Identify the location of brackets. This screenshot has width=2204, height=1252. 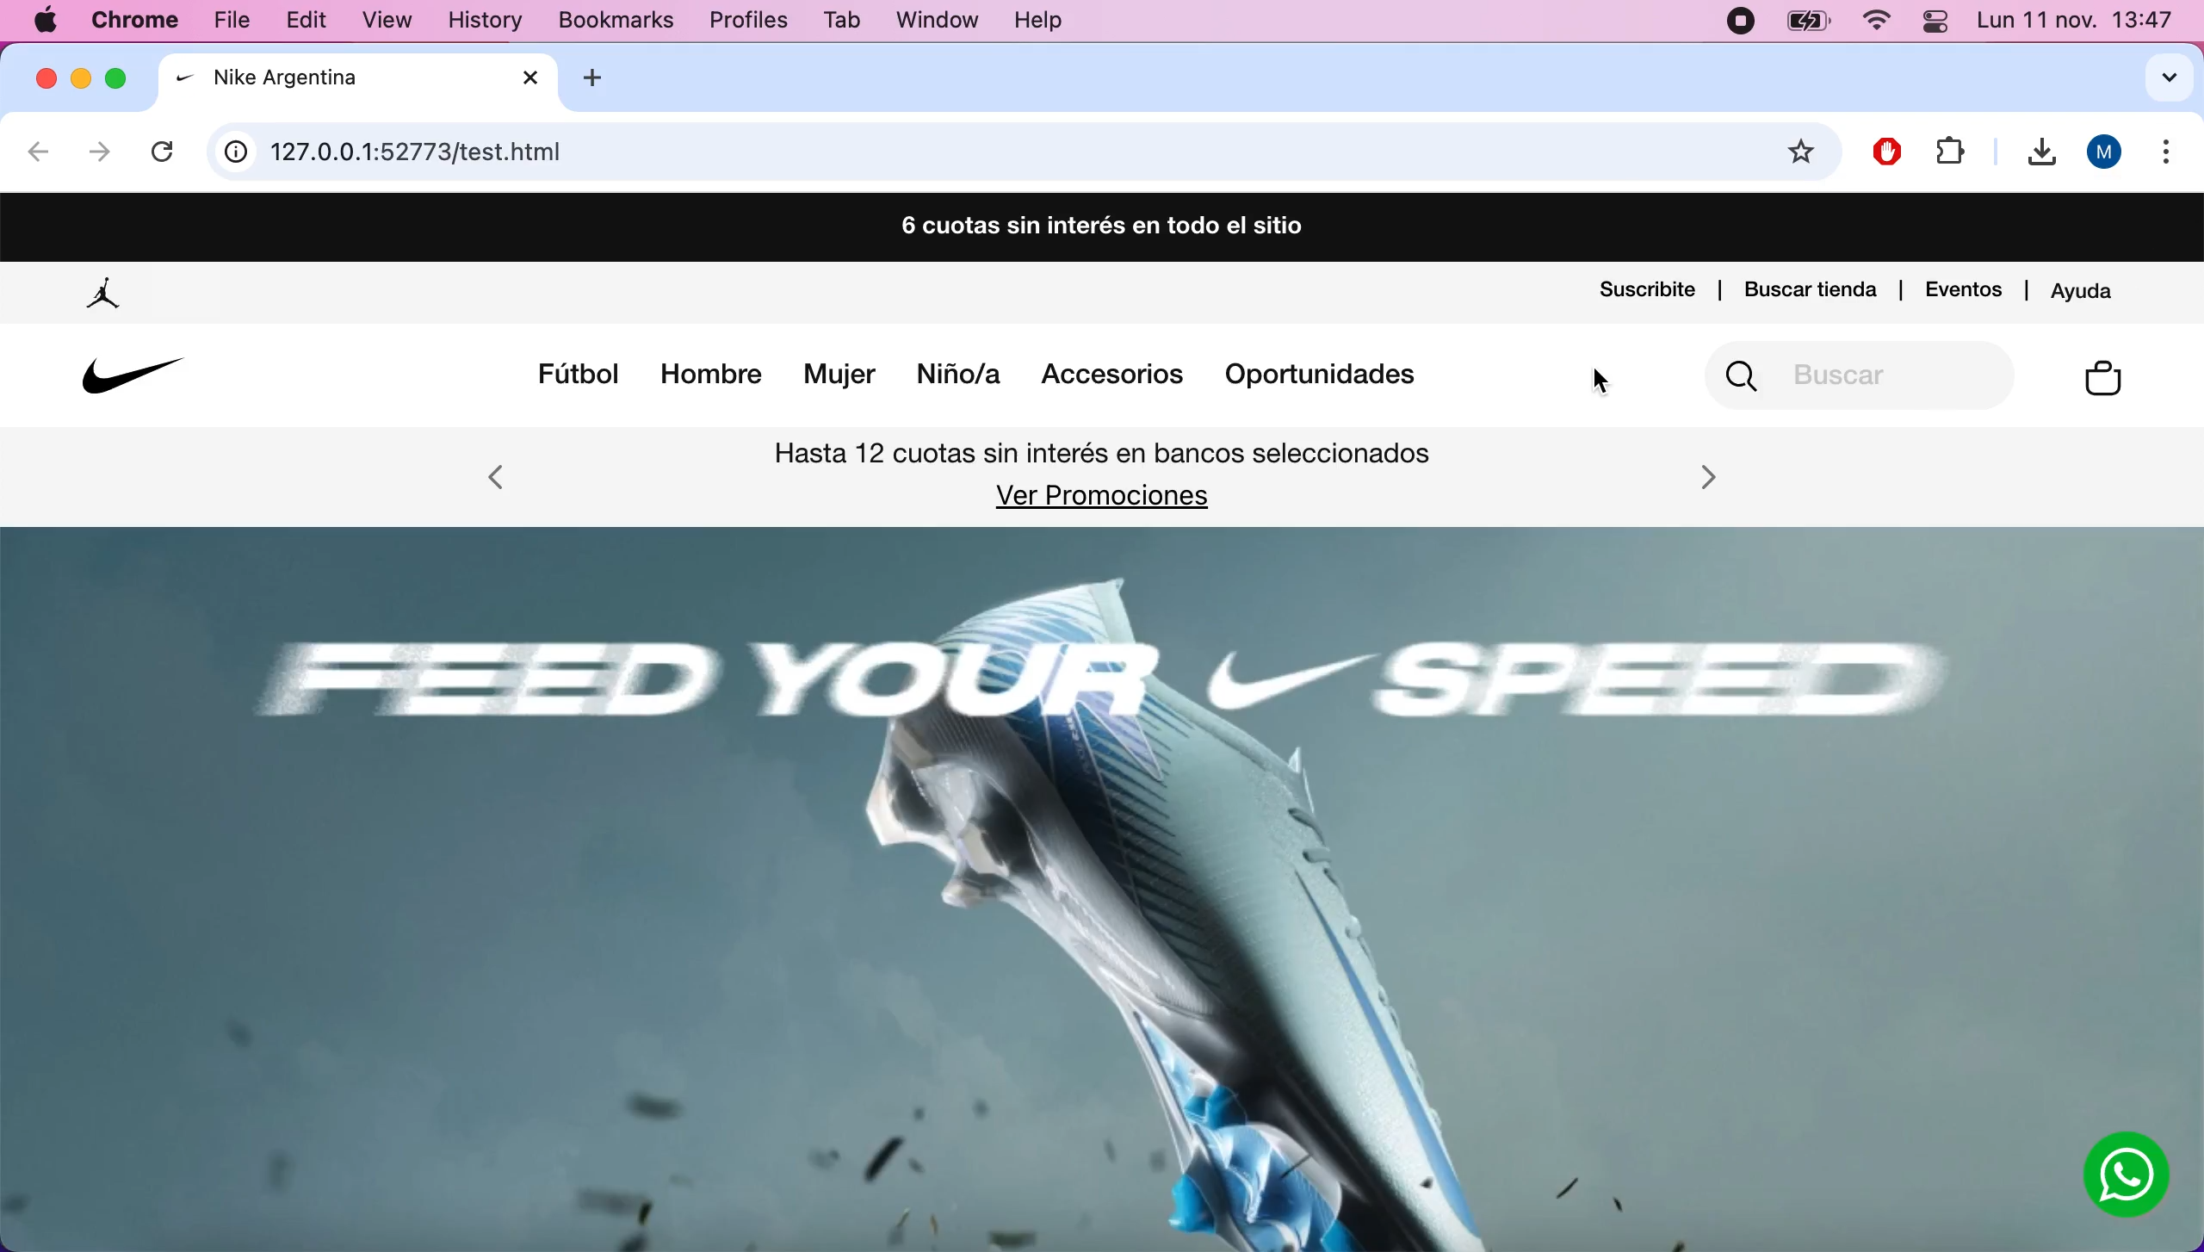
(140, 22).